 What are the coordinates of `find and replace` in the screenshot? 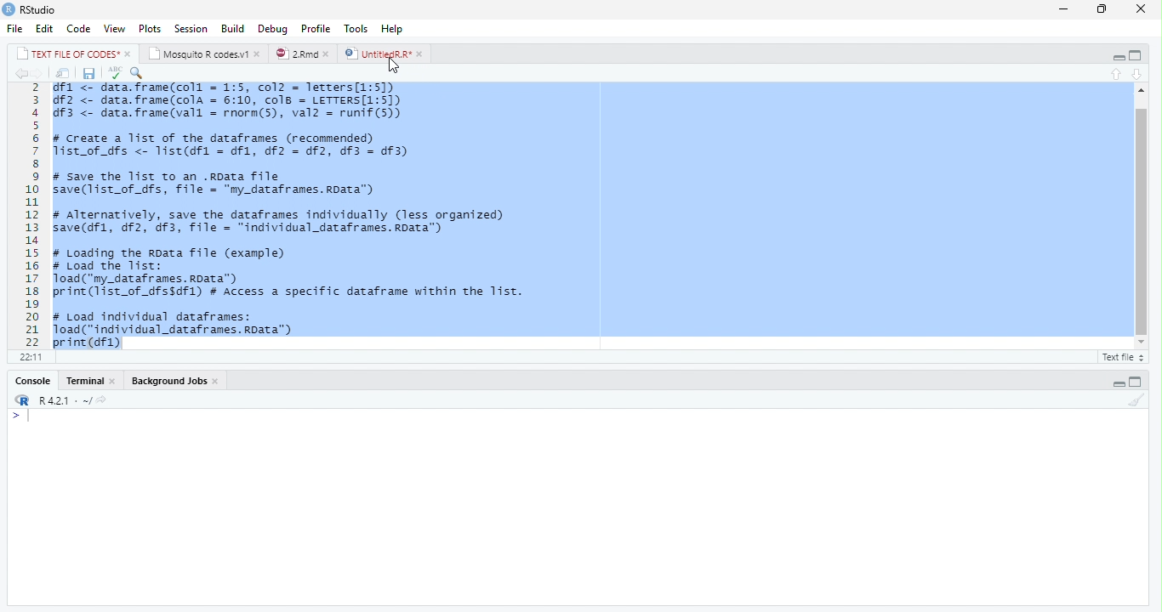 It's located at (139, 72).